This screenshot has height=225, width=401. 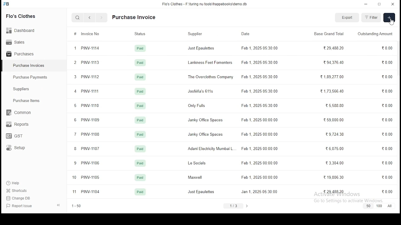 I want to click on supplier, so click(x=196, y=34).